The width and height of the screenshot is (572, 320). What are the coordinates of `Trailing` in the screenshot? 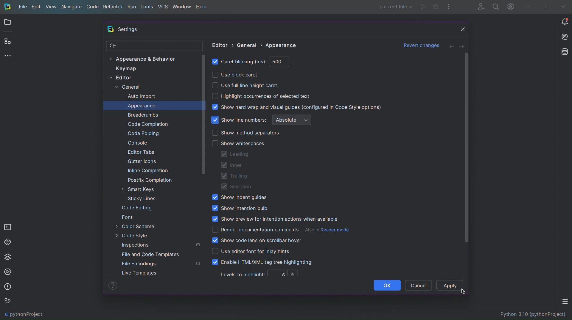 It's located at (234, 176).